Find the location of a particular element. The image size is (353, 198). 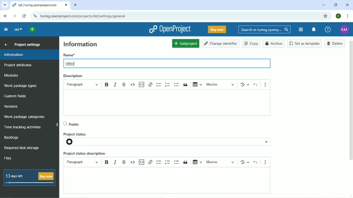

macros is located at coordinates (221, 162).